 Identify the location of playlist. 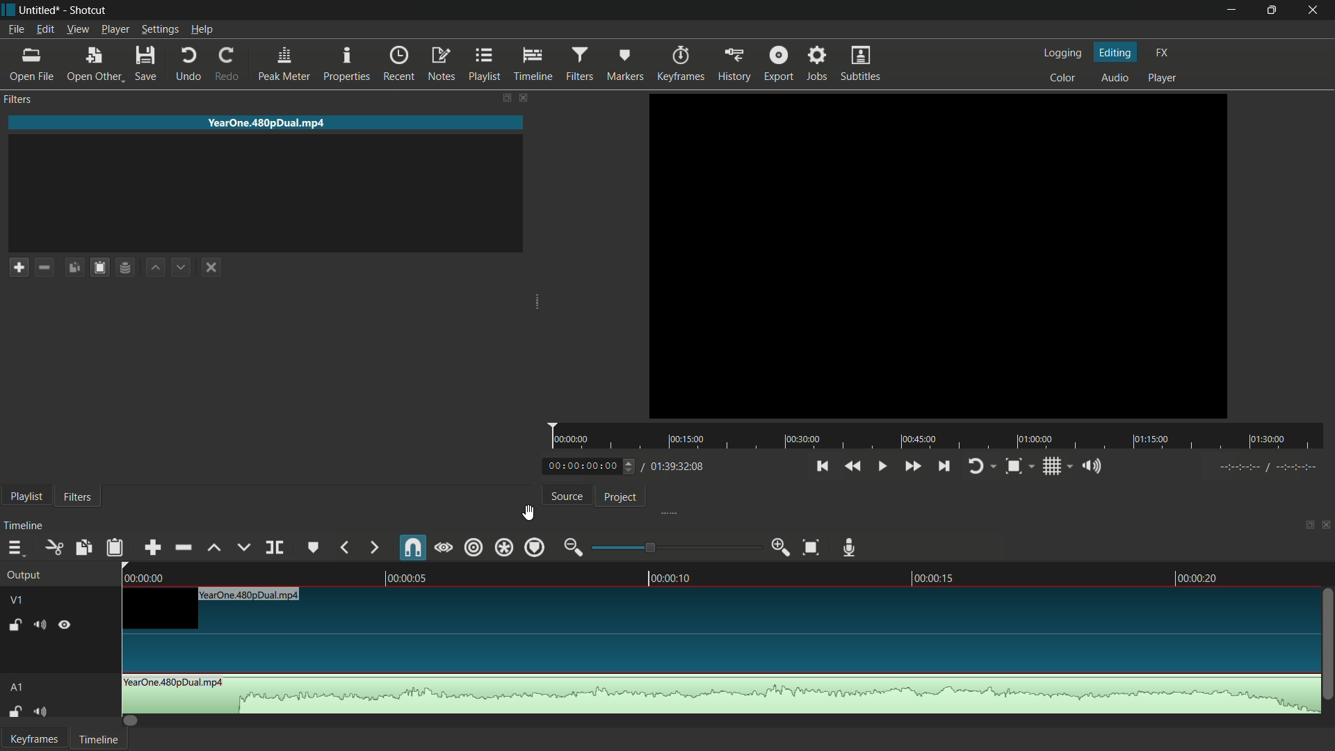
(26, 497).